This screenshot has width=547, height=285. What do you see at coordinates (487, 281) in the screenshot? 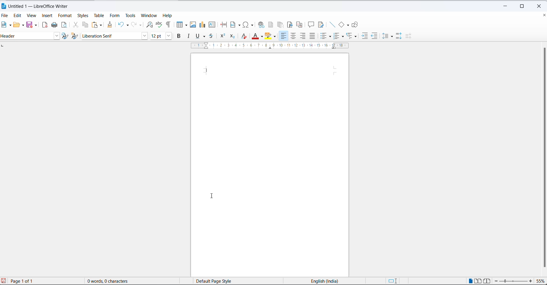
I see `book view` at bounding box center [487, 281].